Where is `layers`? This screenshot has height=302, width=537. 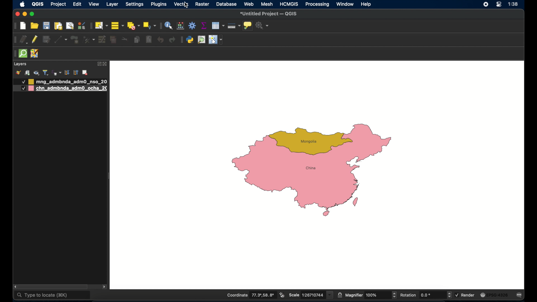 layers is located at coordinates (20, 64).